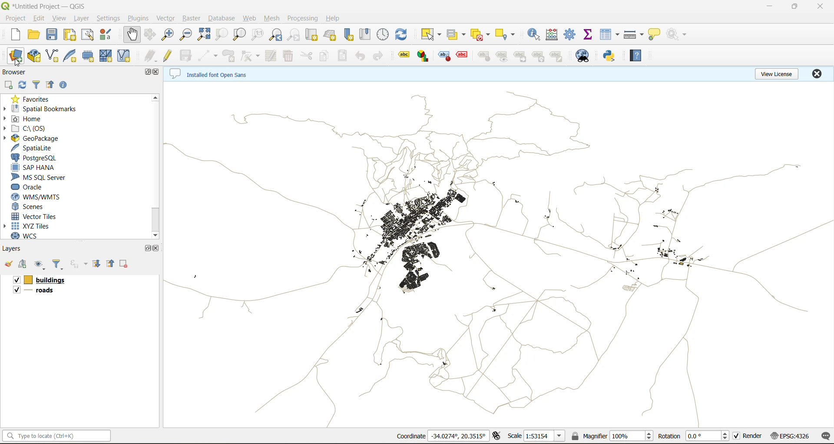  I want to click on close, so click(158, 248).